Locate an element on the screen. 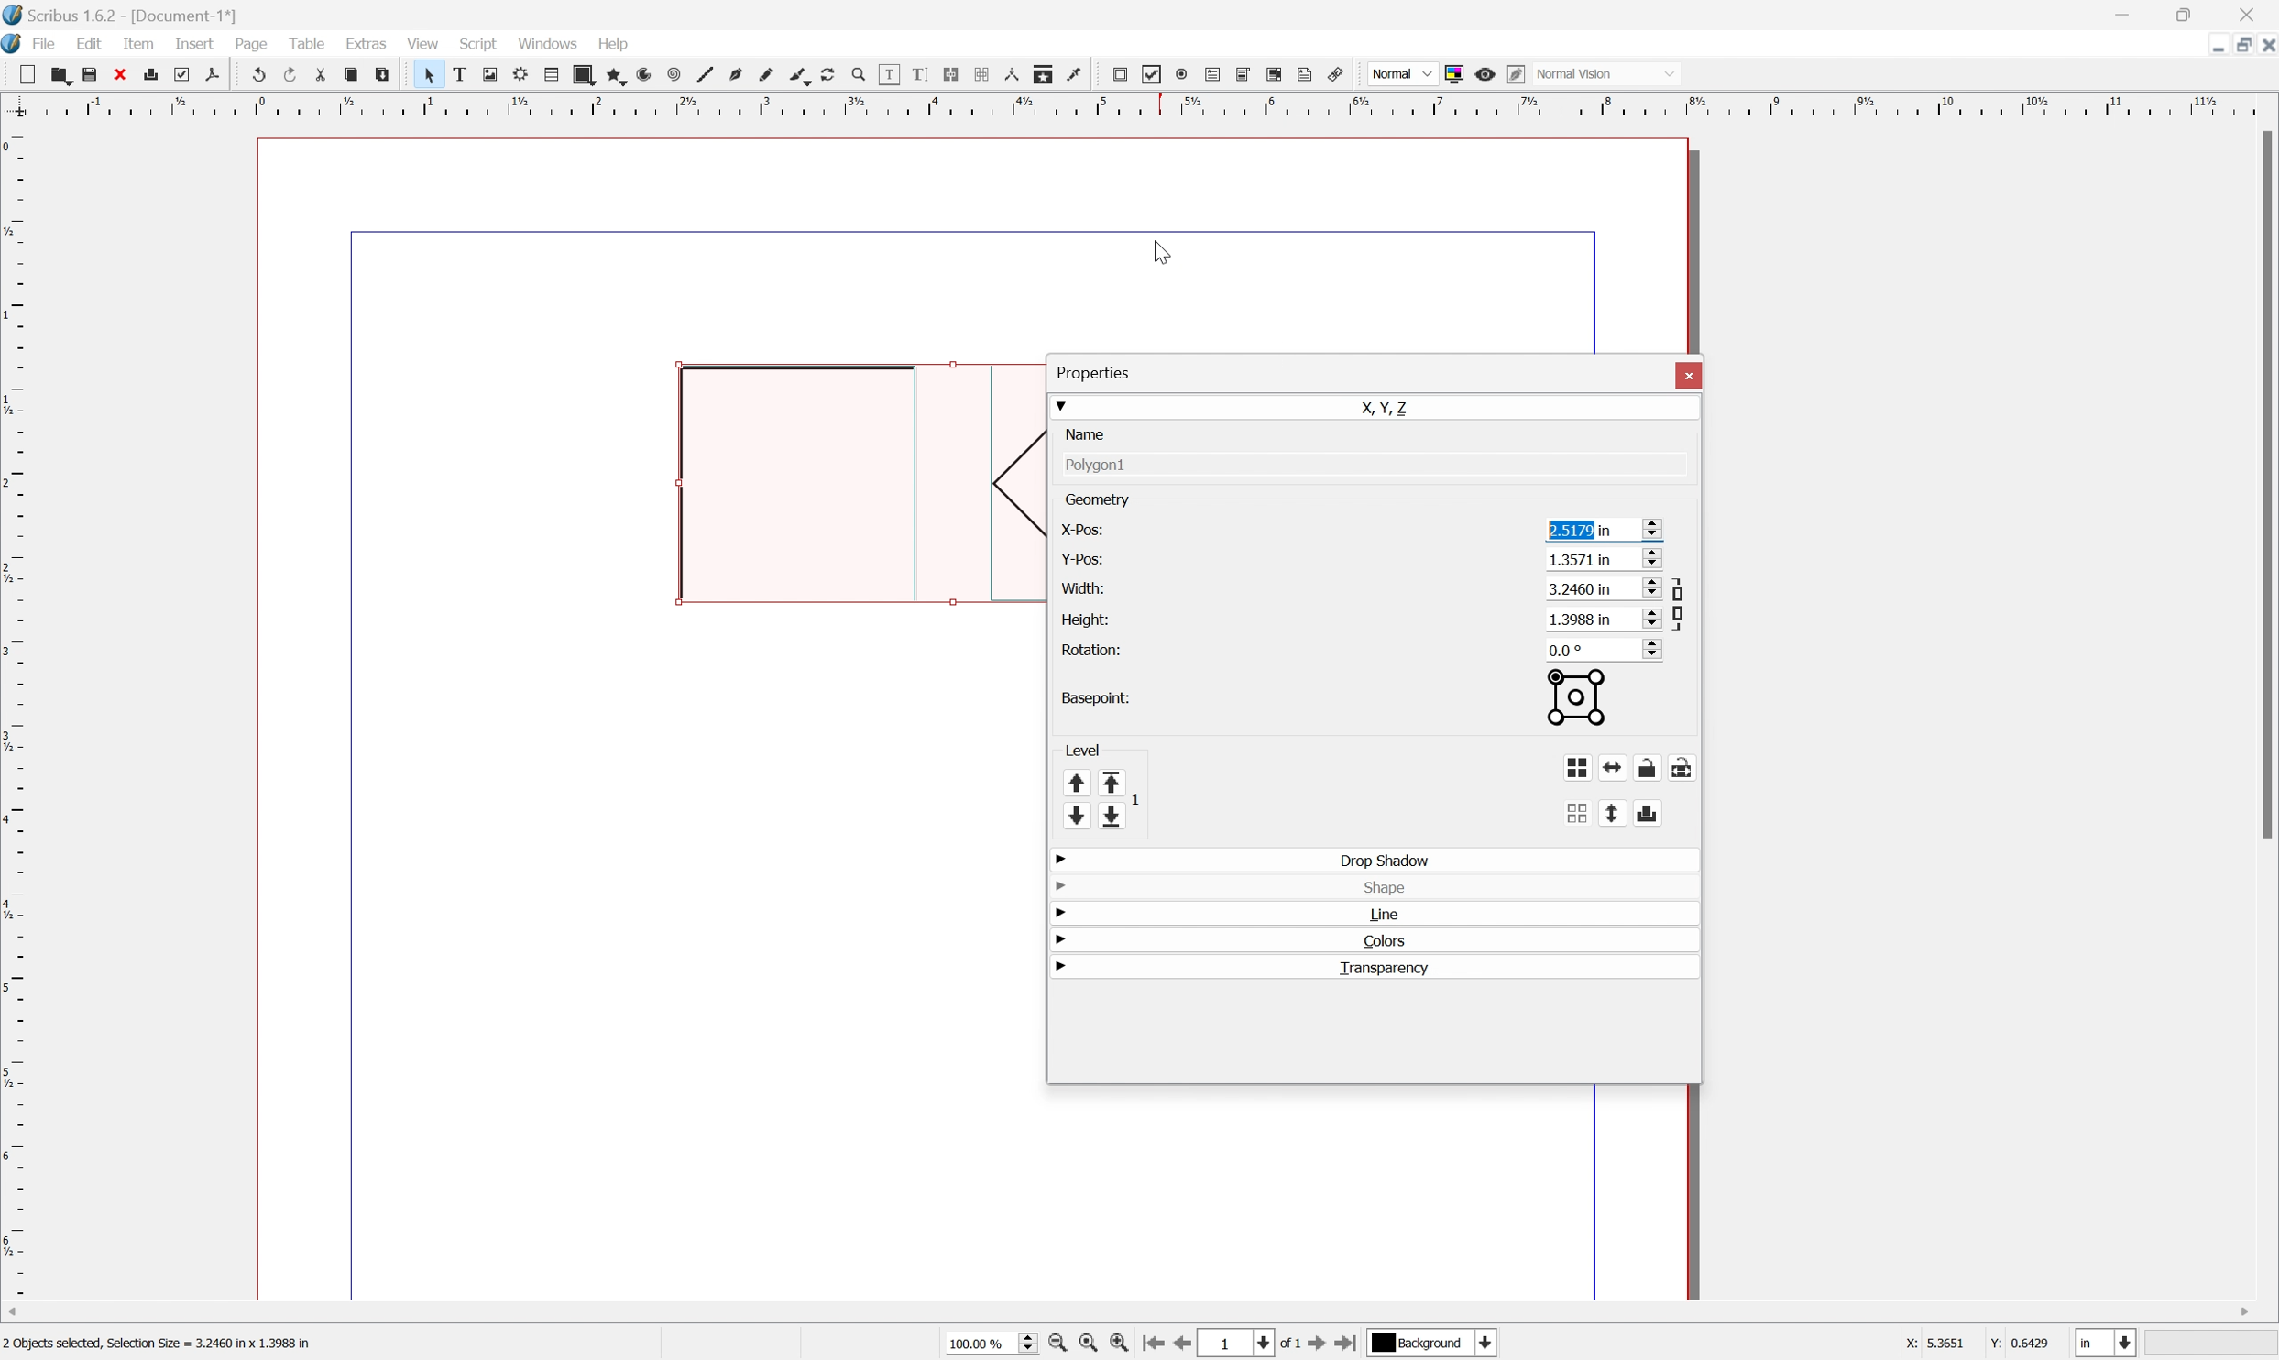 This screenshot has width=2279, height=1360. Zoom in is located at coordinates (1056, 1344).